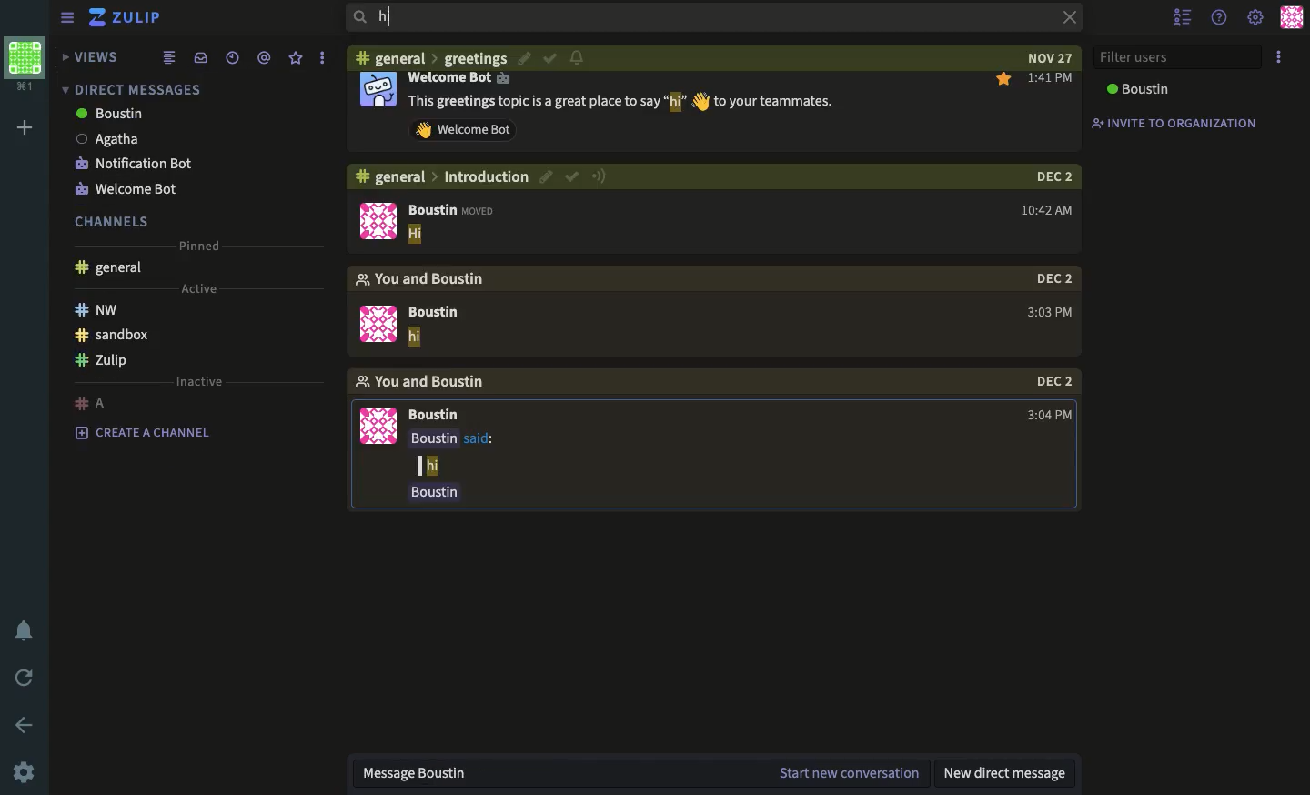 The image size is (1310, 795). Describe the element at coordinates (377, 93) in the screenshot. I see `view user card` at that location.